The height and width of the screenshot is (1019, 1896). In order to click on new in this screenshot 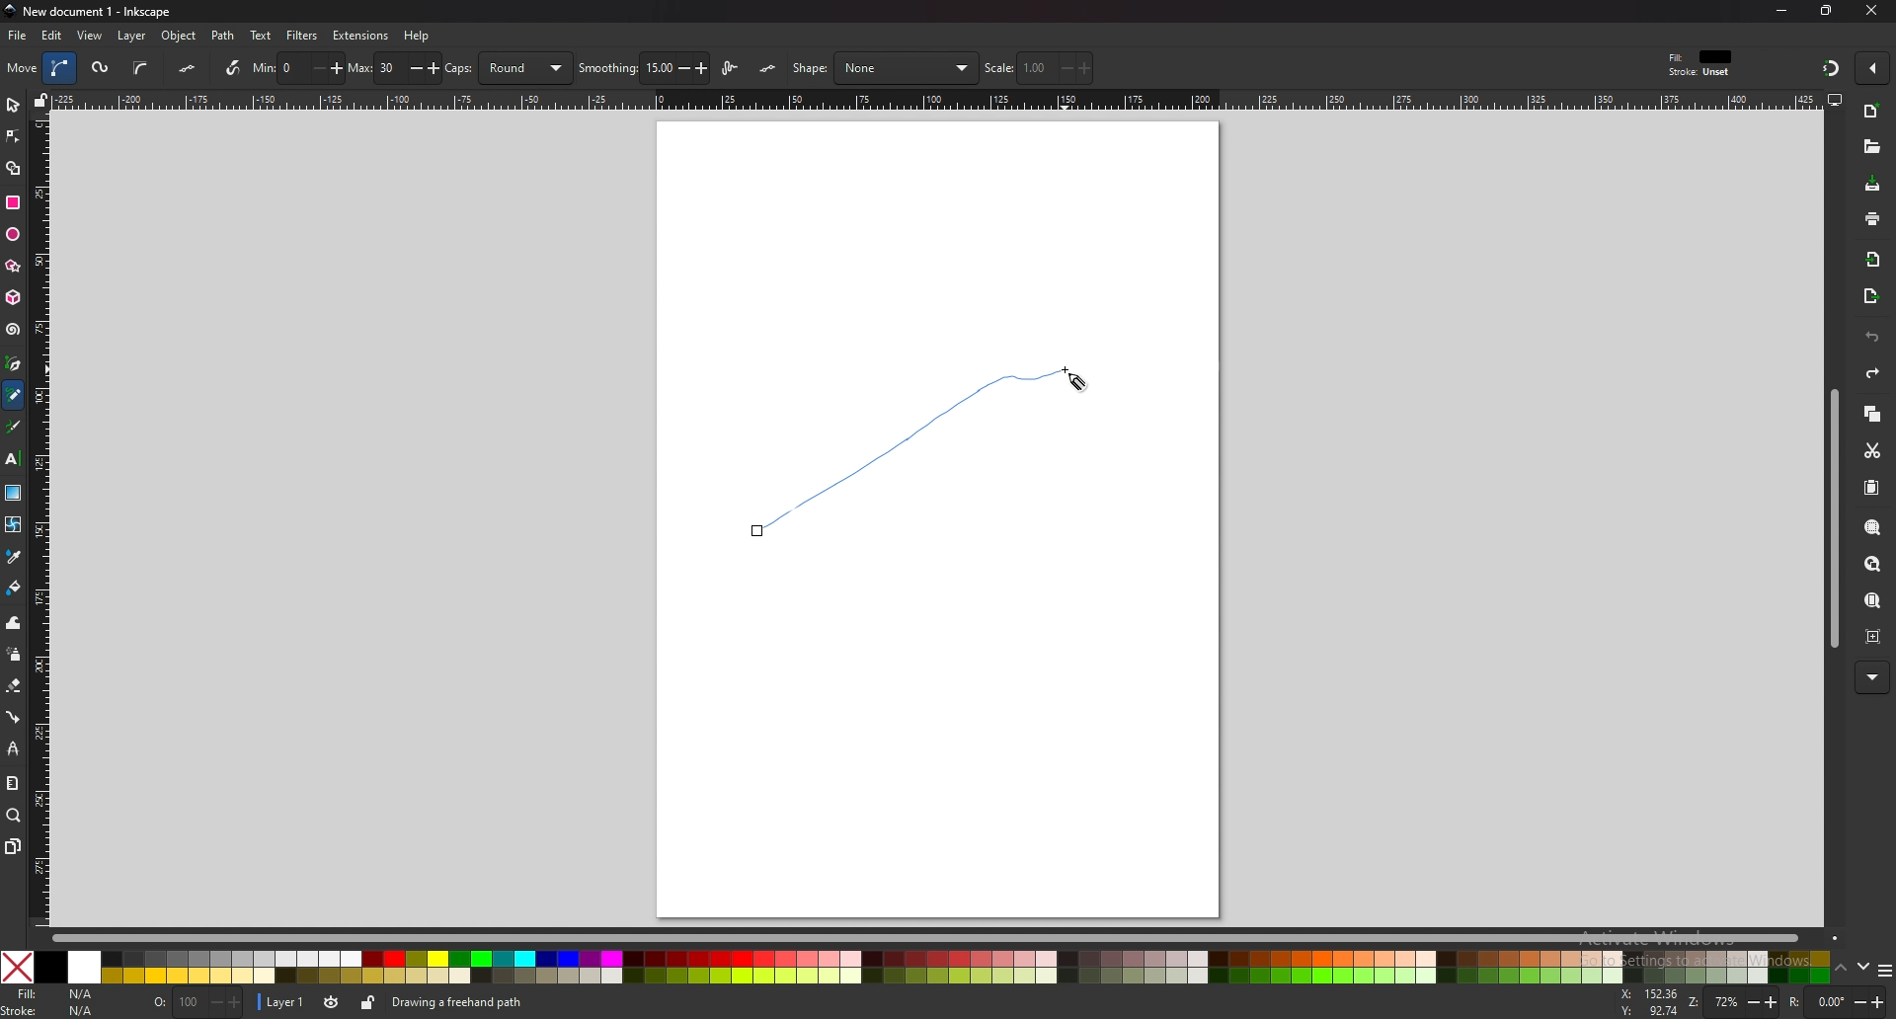, I will do `click(1872, 114)`.